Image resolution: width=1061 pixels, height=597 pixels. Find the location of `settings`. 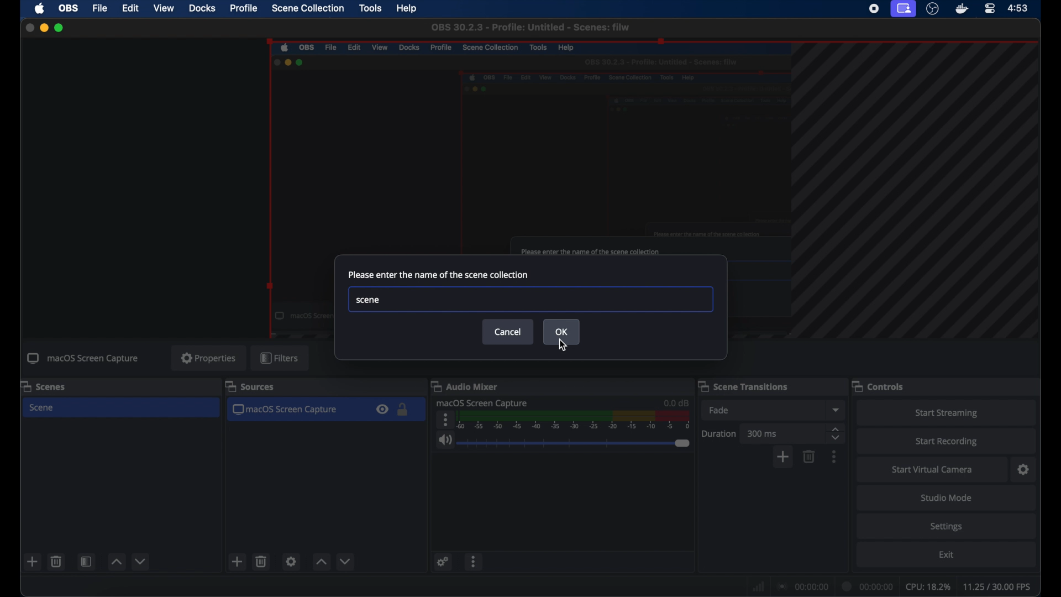

settings is located at coordinates (949, 527).